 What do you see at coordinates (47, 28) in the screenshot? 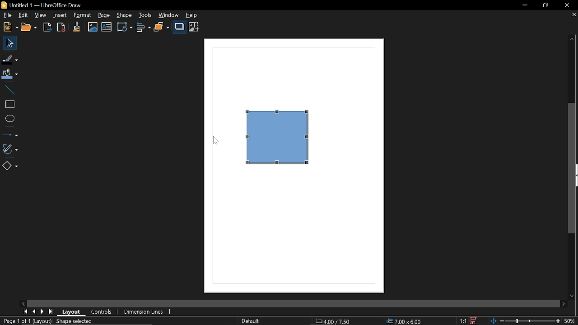
I see `Export` at bounding box center [47, 28].